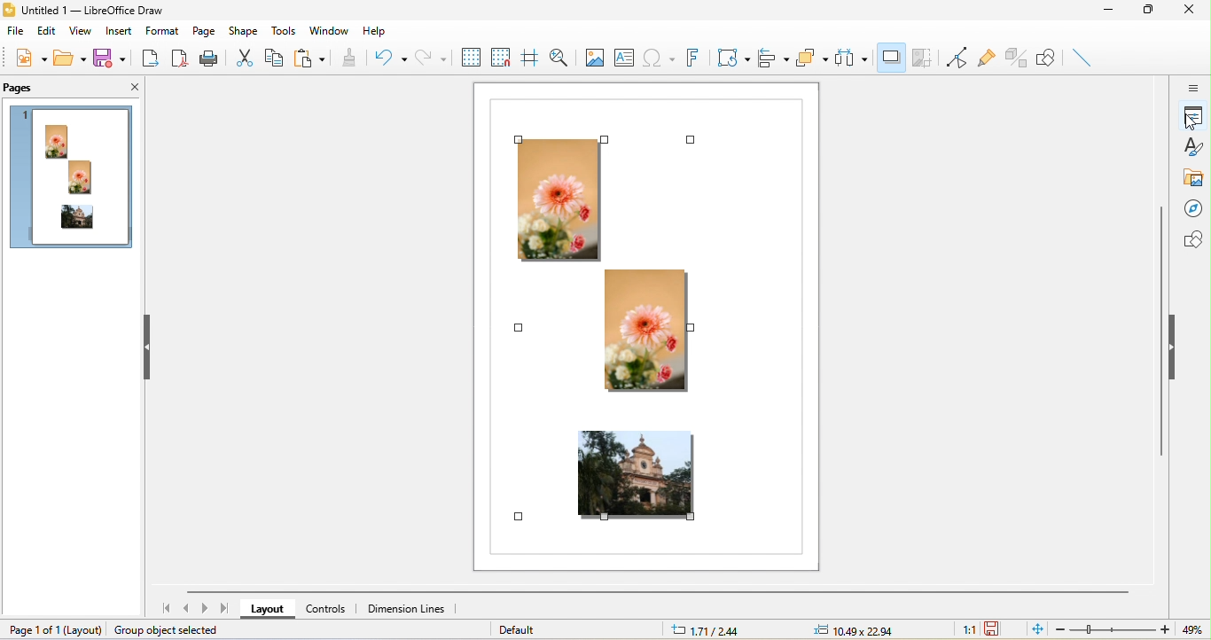 This screenshot has width=1211, height=640. Describe the element at coordinates (207, 609) in the screenshot. I see `next page` at that location.